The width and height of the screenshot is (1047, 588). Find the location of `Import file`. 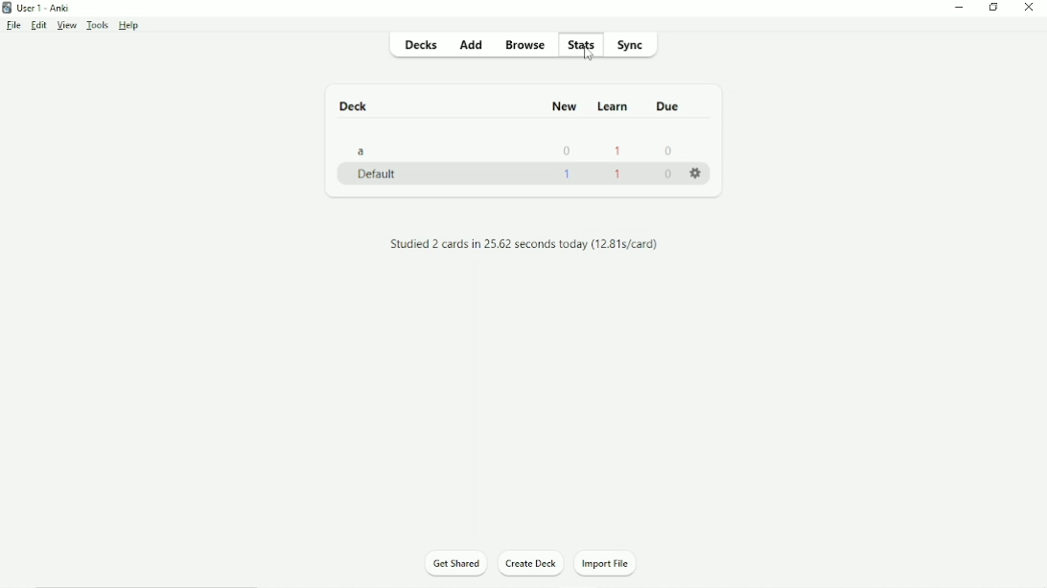

Import file is located at coordinates (599, 563).